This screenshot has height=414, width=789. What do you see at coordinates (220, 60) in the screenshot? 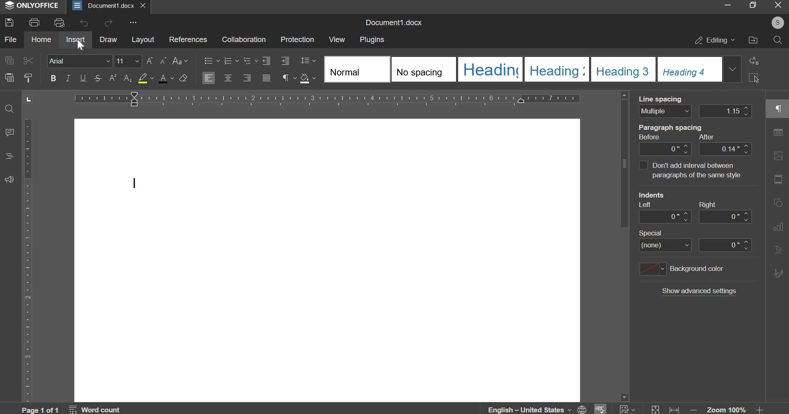
I see `numbering` at bounding box center [220, 60].